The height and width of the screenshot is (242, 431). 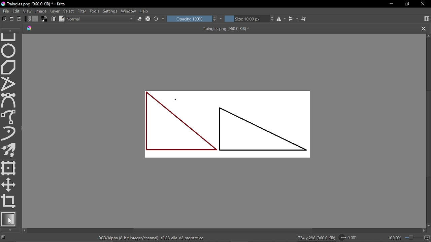 I want to click on Rotate, so click(x=350, y=237).